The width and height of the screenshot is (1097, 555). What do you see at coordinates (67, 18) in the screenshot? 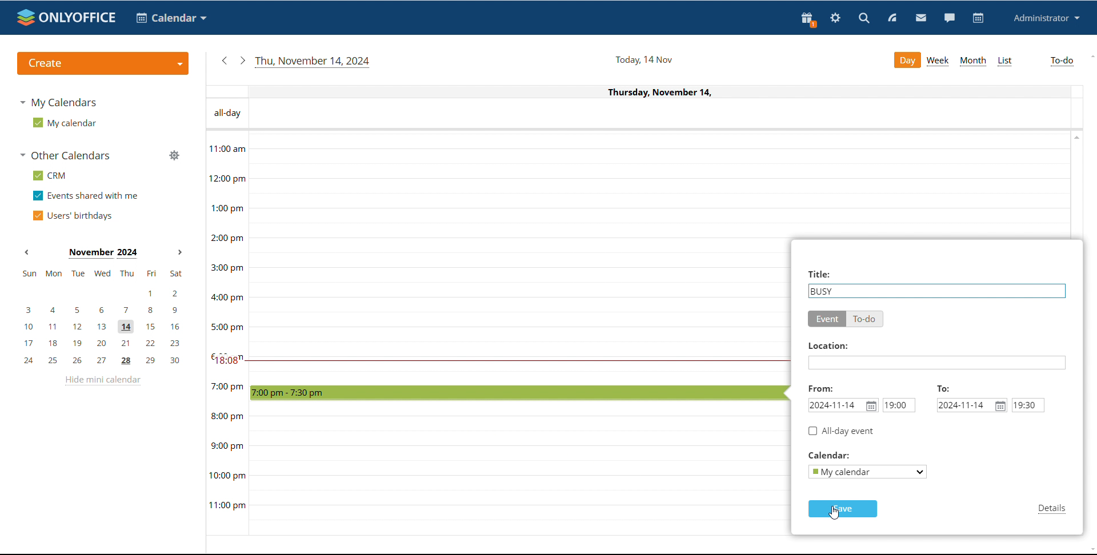
I see `logo` at bounding box center [67, 18].